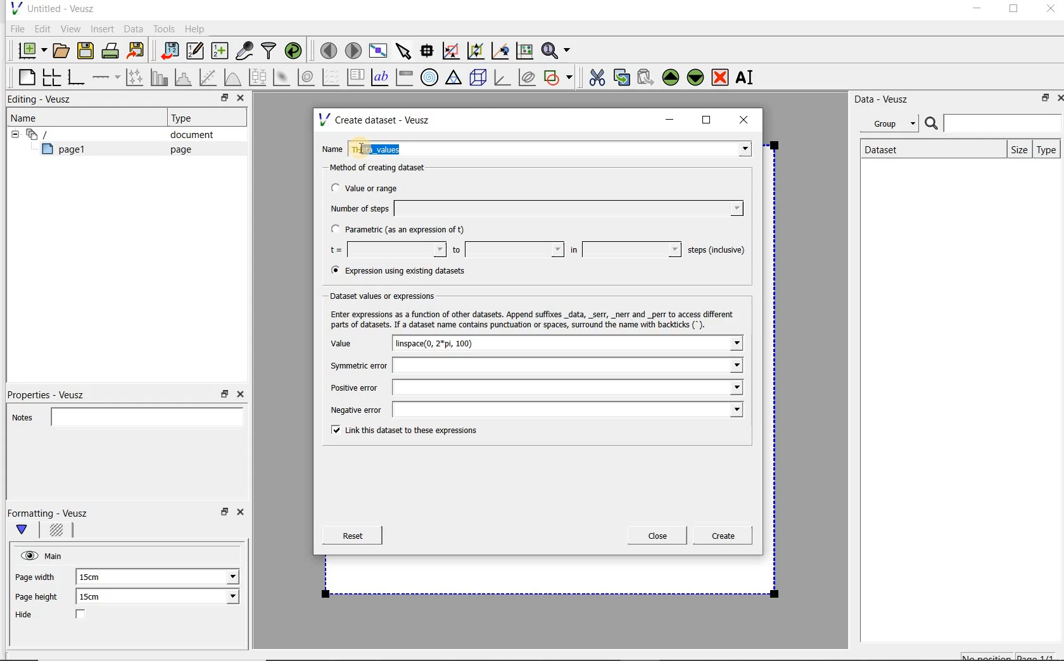  What do you see at coordinates (27, 555) in the screenshot?
I see `visible (click to hide, set Hide to true)` at bounding box center [27, 555].